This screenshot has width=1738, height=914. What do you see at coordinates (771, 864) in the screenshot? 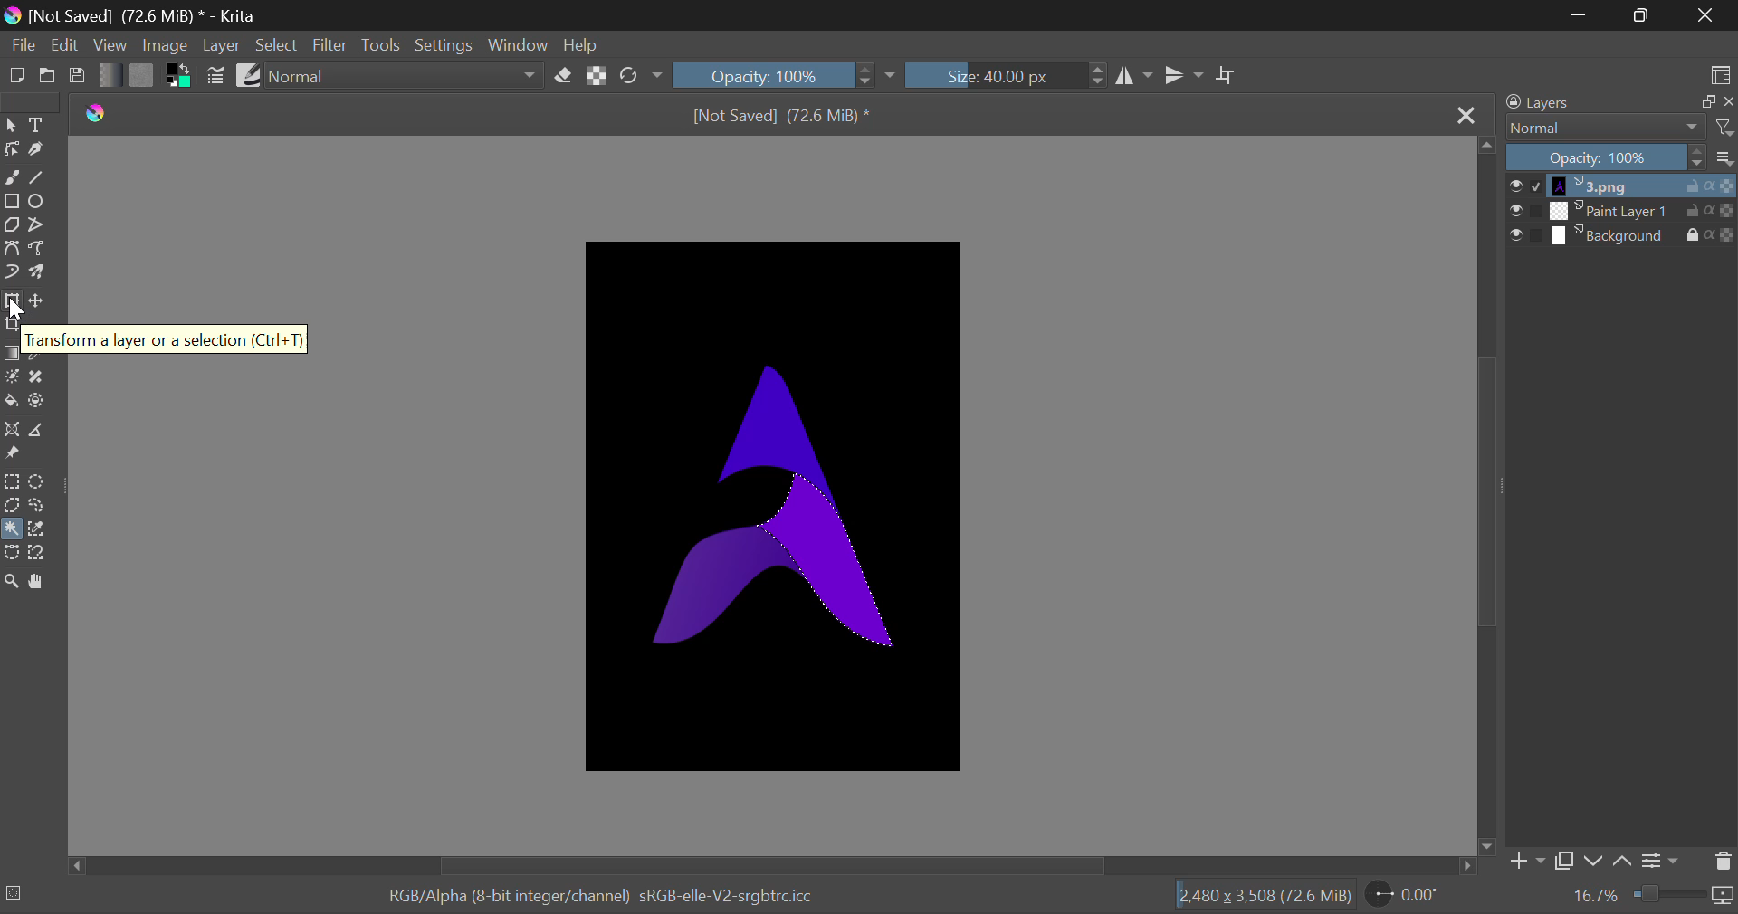
I see `Scroll Bar` at bounding box center [771, 864].